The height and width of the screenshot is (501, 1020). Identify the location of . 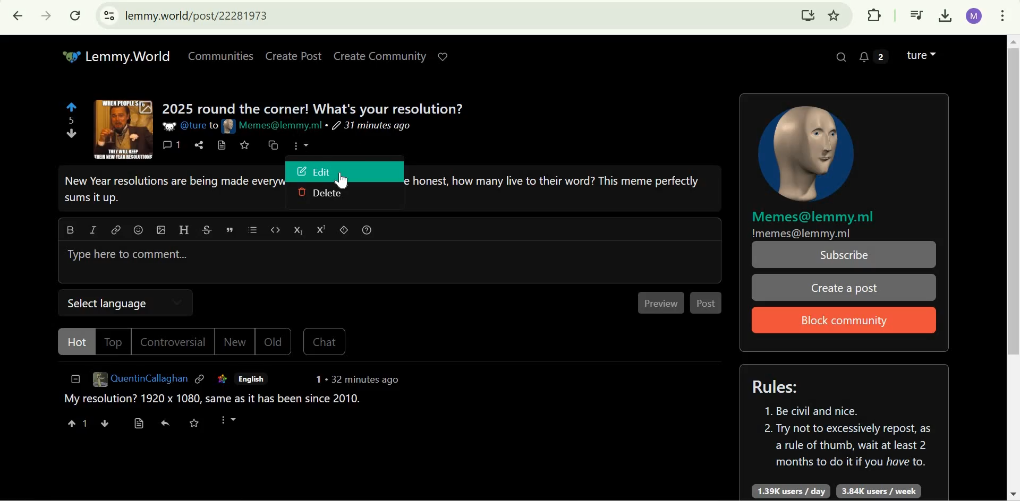
(321, 229).